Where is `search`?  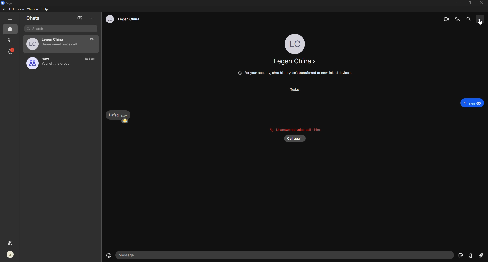 search is located at coordinates (59, 28).